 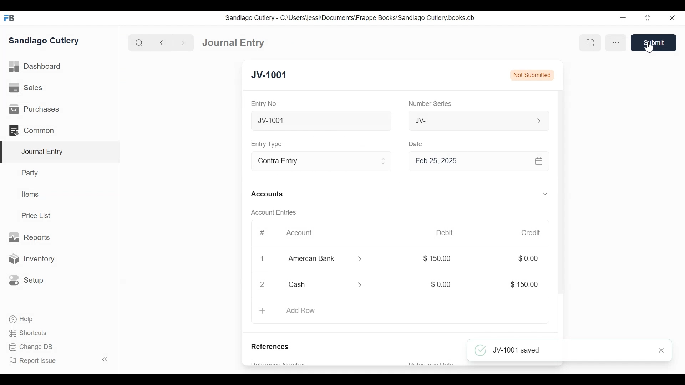 I want to click on Expand, so click(x=539, y=121).